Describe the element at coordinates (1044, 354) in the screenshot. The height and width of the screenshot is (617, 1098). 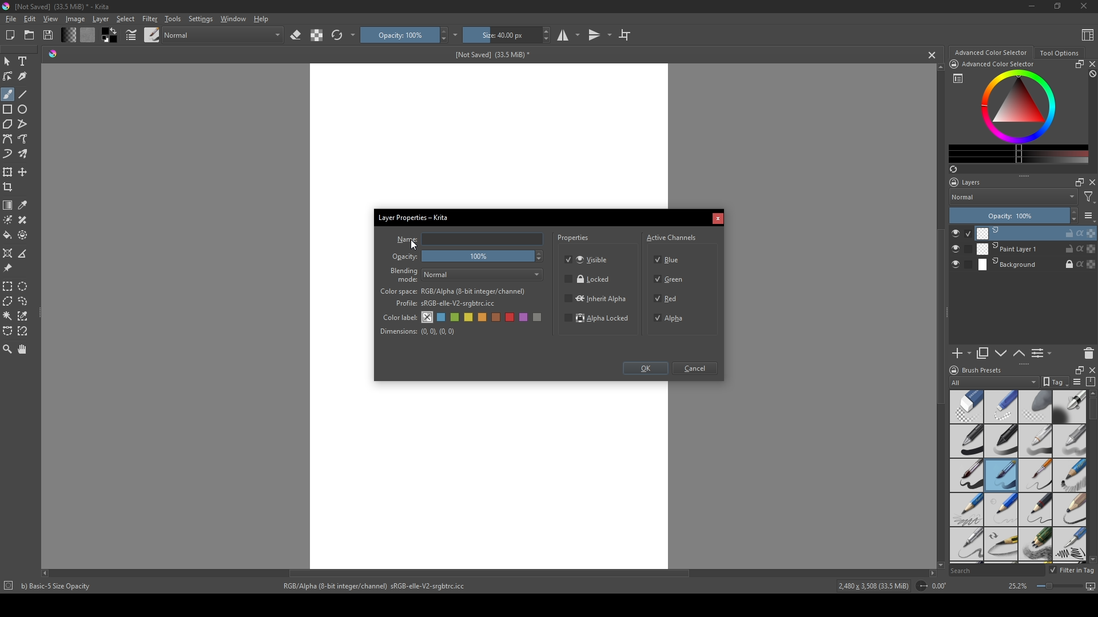
I see `List` at that location.